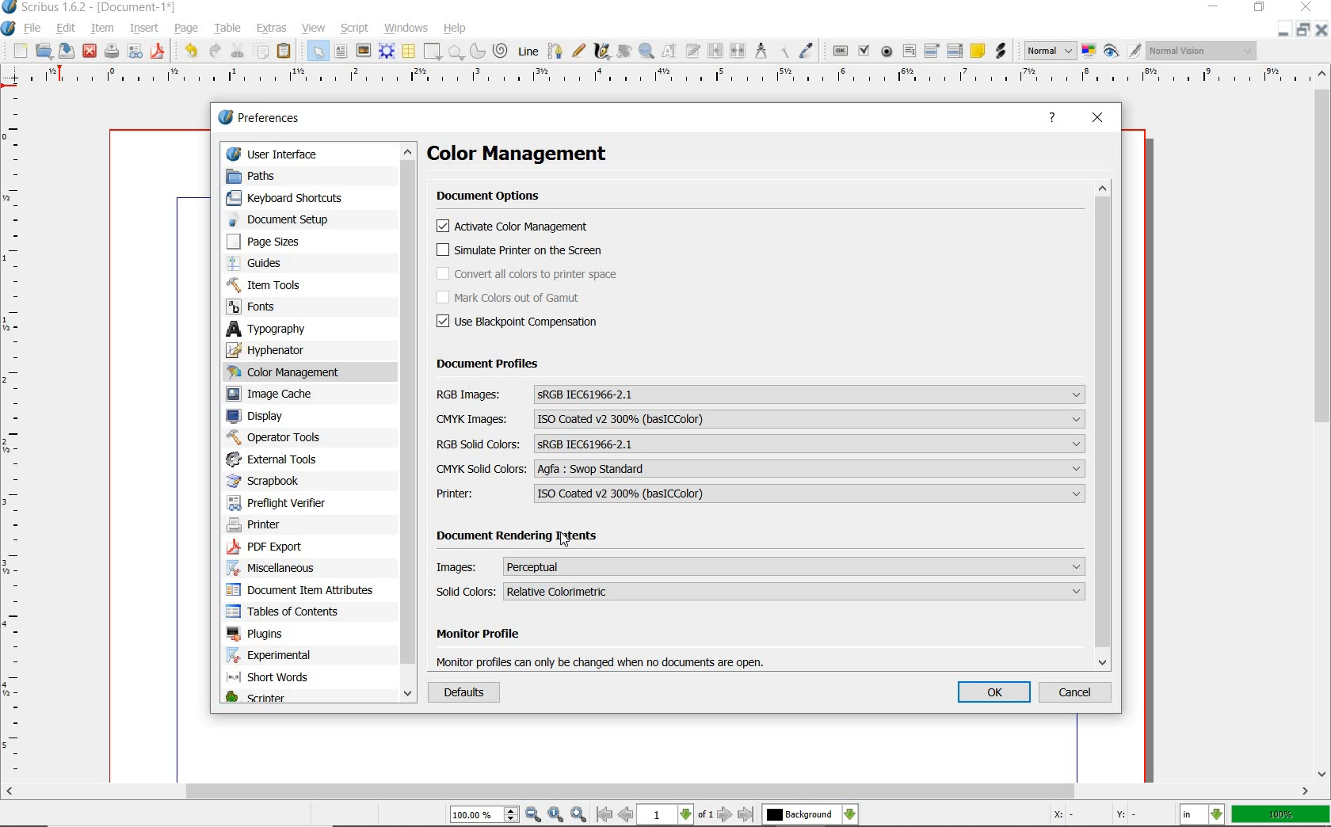 This screenshot has height=827, width=1331. I want to click on Use Blackpoint compensation, so click(523, 322).